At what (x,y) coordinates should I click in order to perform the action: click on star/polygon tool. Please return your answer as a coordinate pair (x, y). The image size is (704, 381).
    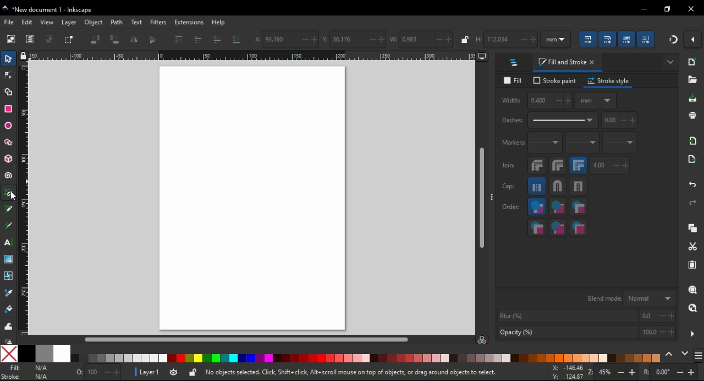
    Looking at the image, I should click on (9, 142).